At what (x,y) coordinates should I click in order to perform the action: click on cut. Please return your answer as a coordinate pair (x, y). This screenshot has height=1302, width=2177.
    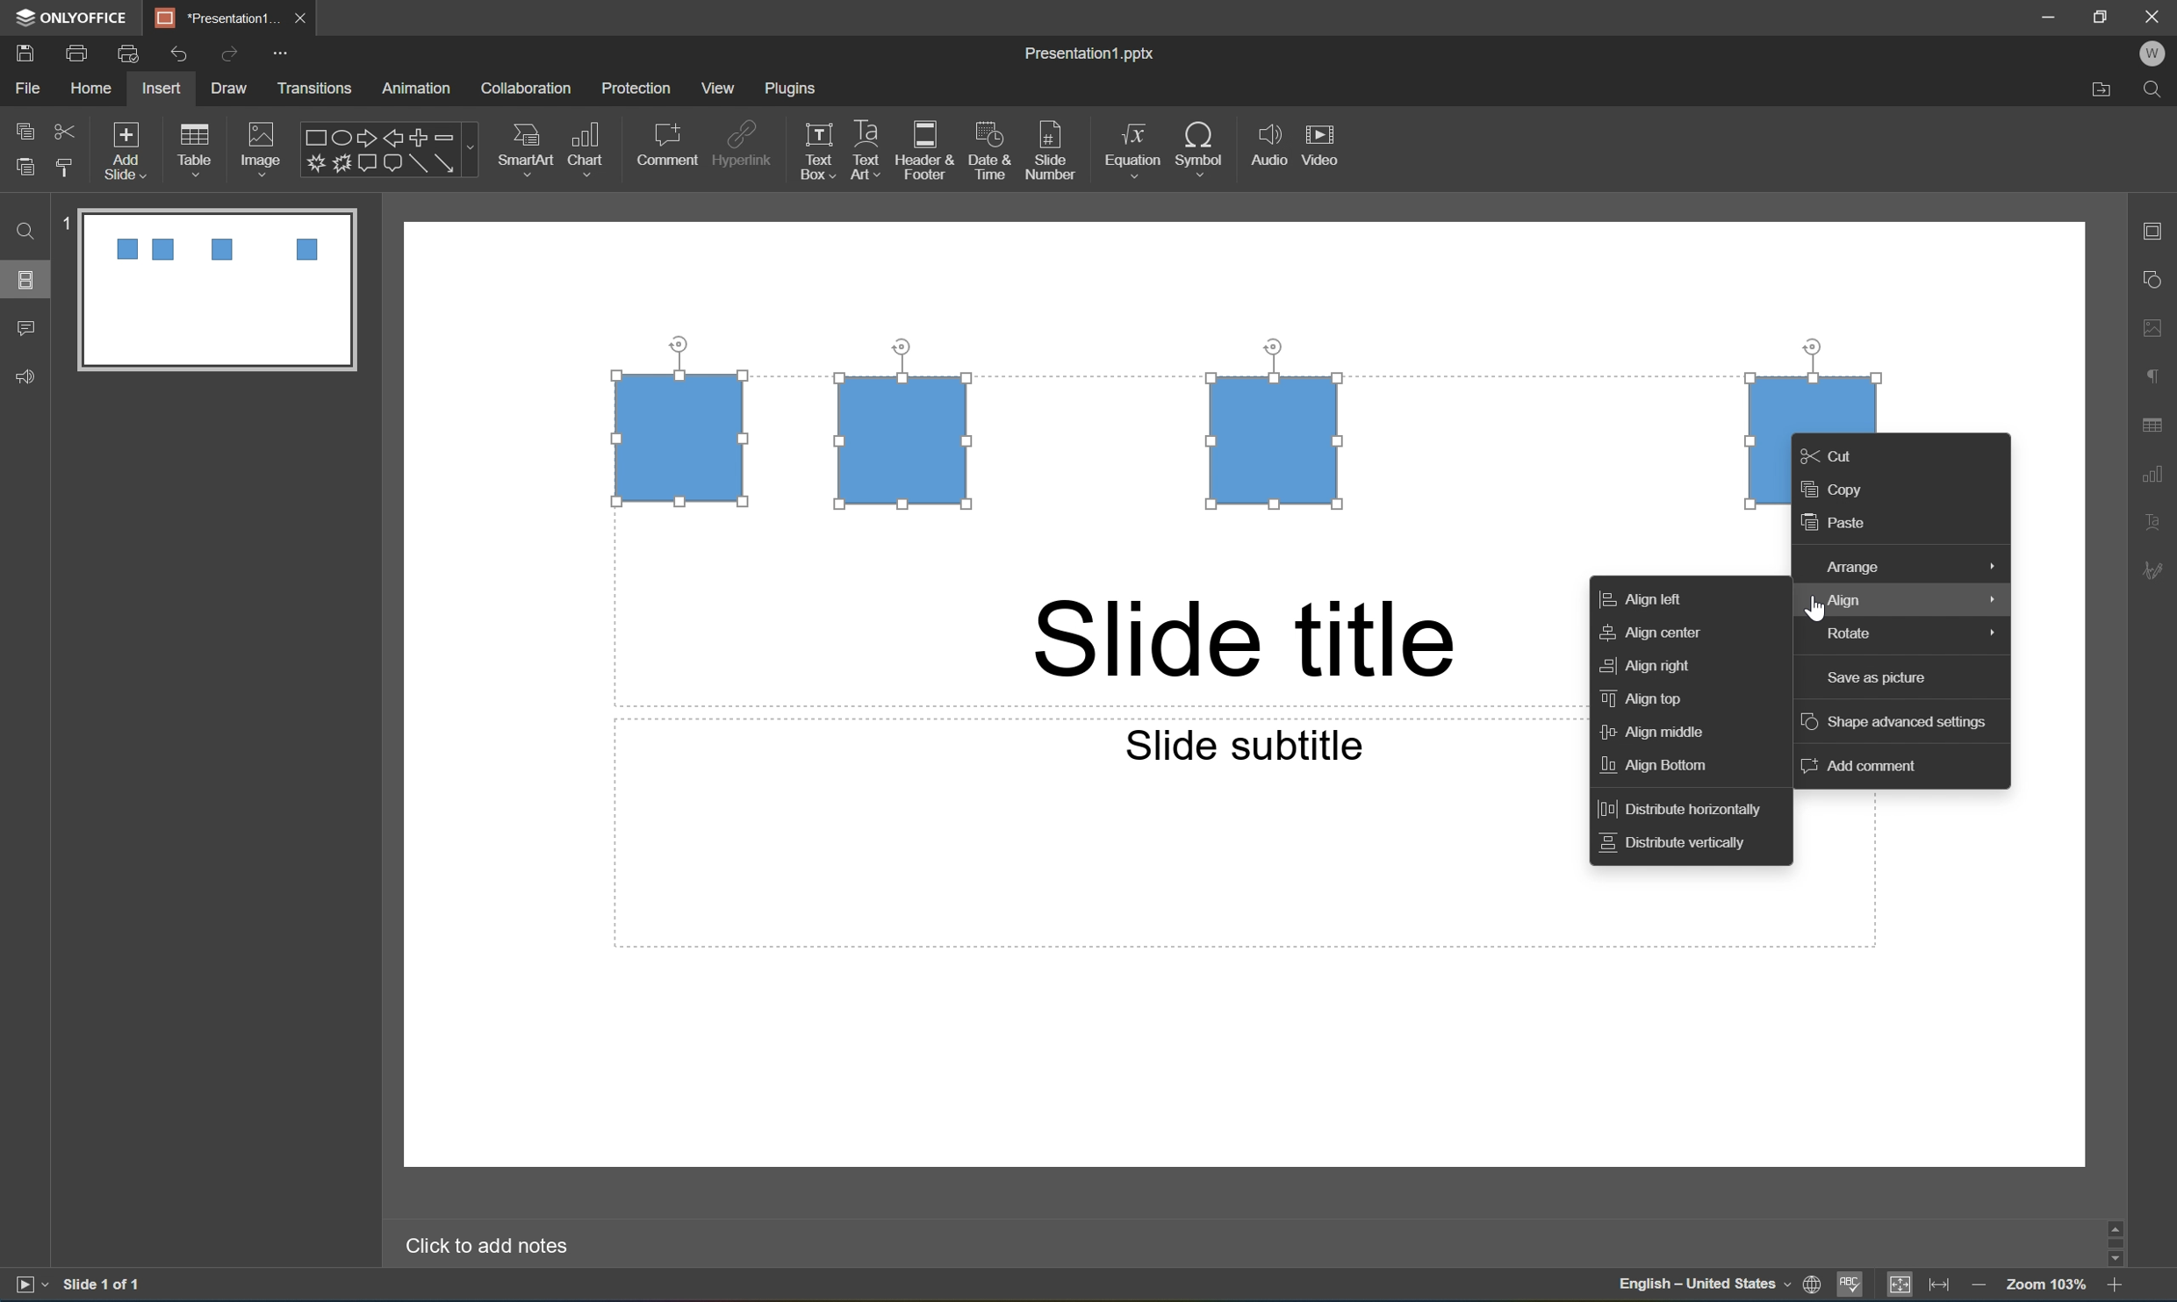
    Looking at the image, I should click on (64, 128).